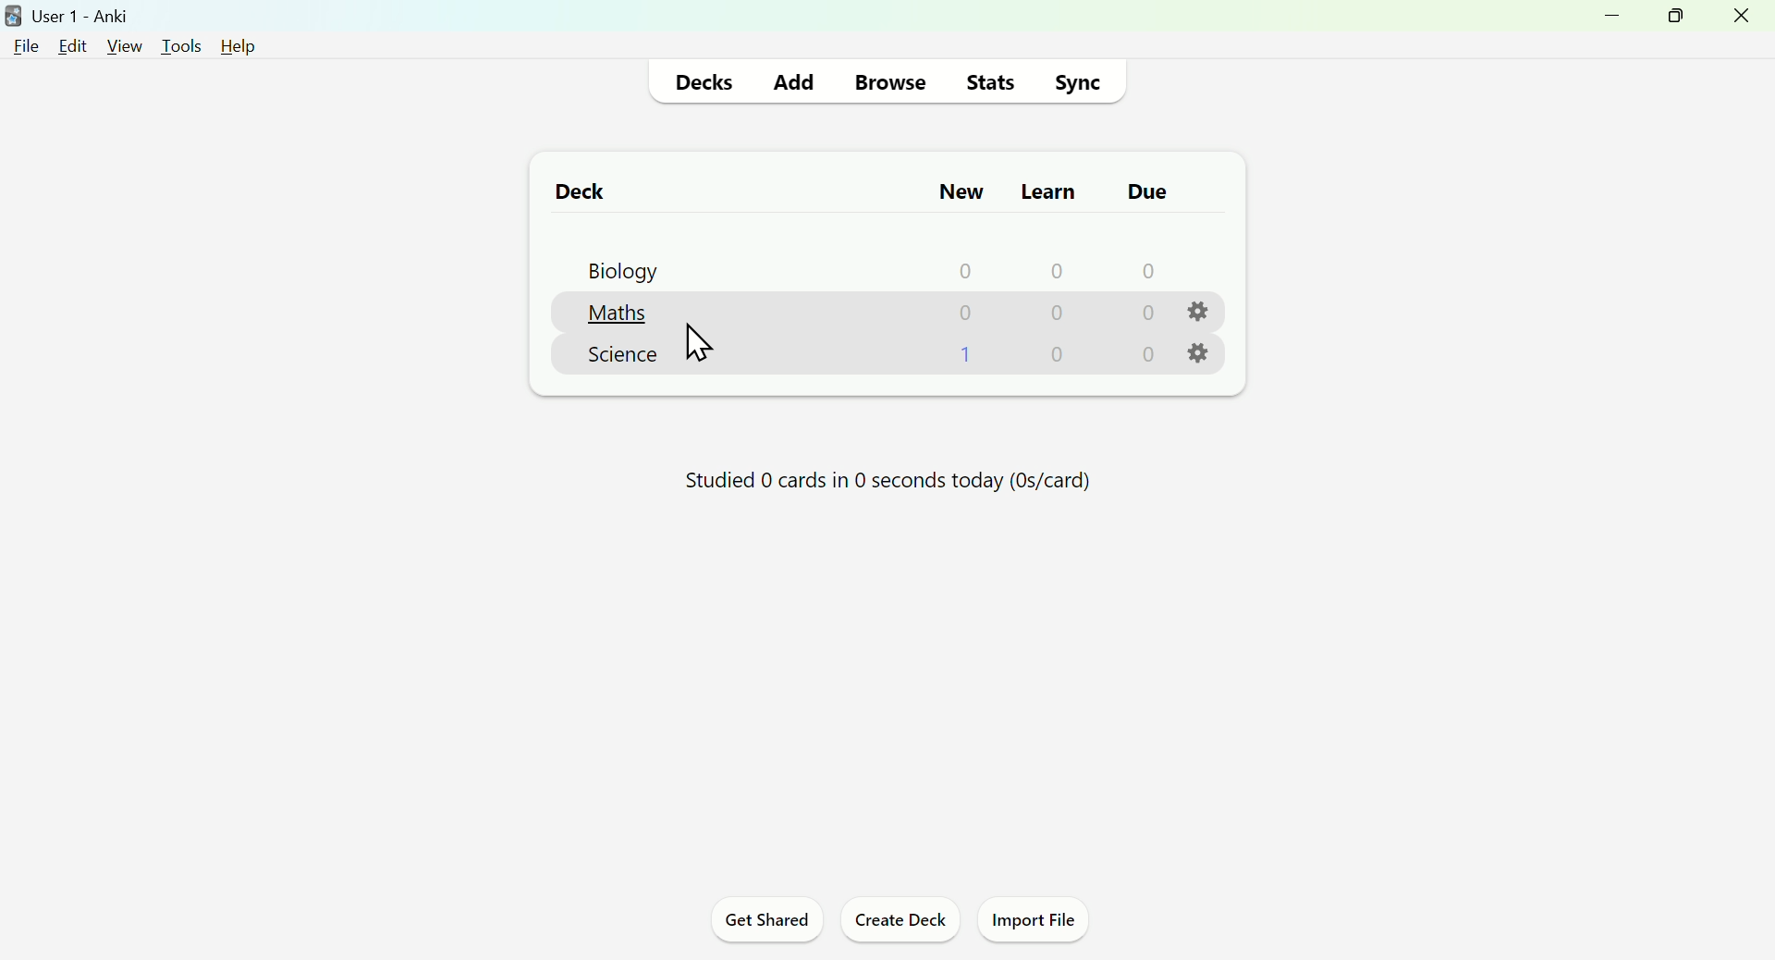 This screenshot has height=960, width=1775. Describe the element at coordinates (886, 486) in the screenshot. I see `Studied 0 cards in 0 seconds today (Os/card)` at that location.